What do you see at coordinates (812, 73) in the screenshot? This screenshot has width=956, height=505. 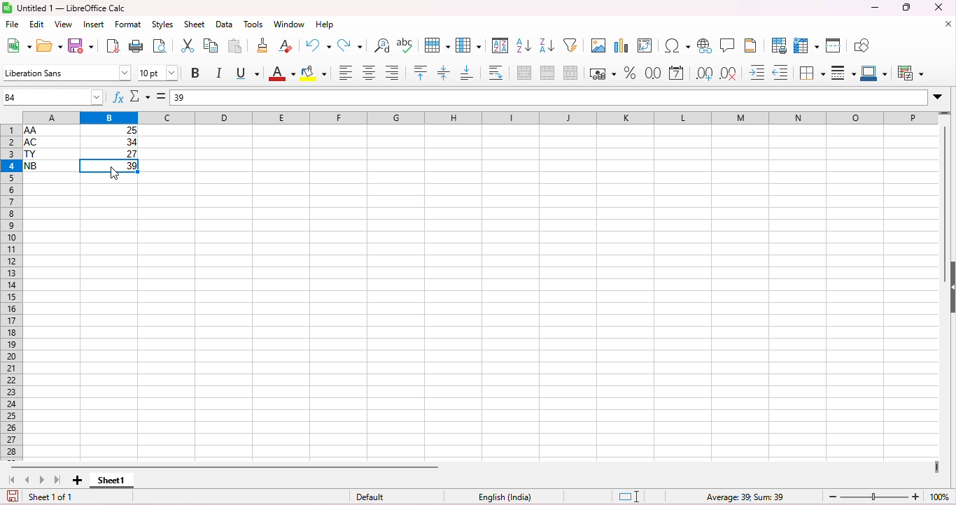 I see `border` at bounding box center [812, 73].